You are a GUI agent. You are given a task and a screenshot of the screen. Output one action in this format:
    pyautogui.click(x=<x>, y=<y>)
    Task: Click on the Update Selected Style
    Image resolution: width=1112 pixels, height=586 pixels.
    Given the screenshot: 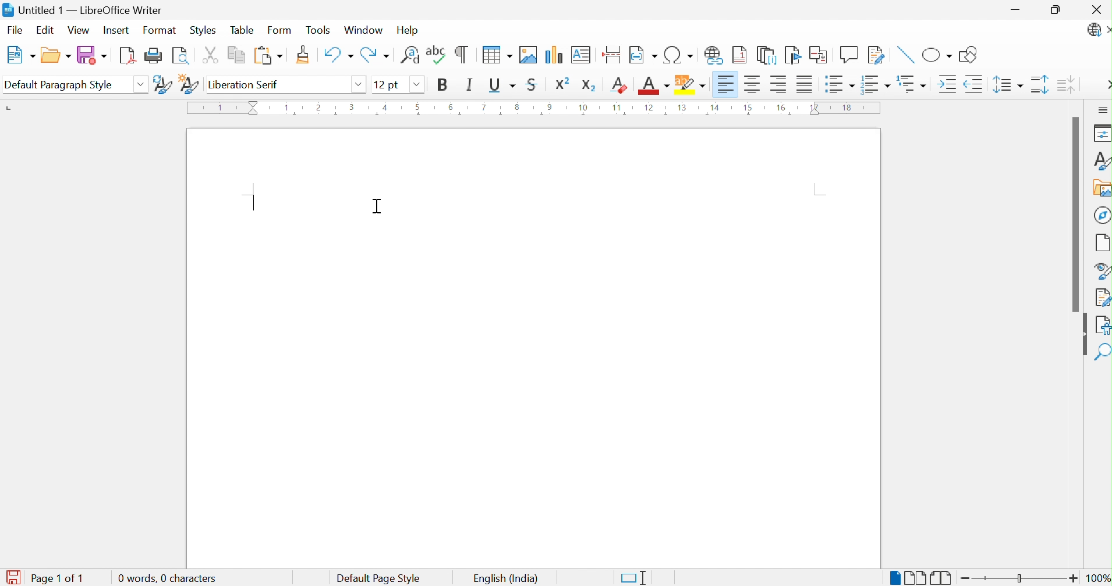 What is the action you would take?
    pyautogui.click(x=163, y=85)
    